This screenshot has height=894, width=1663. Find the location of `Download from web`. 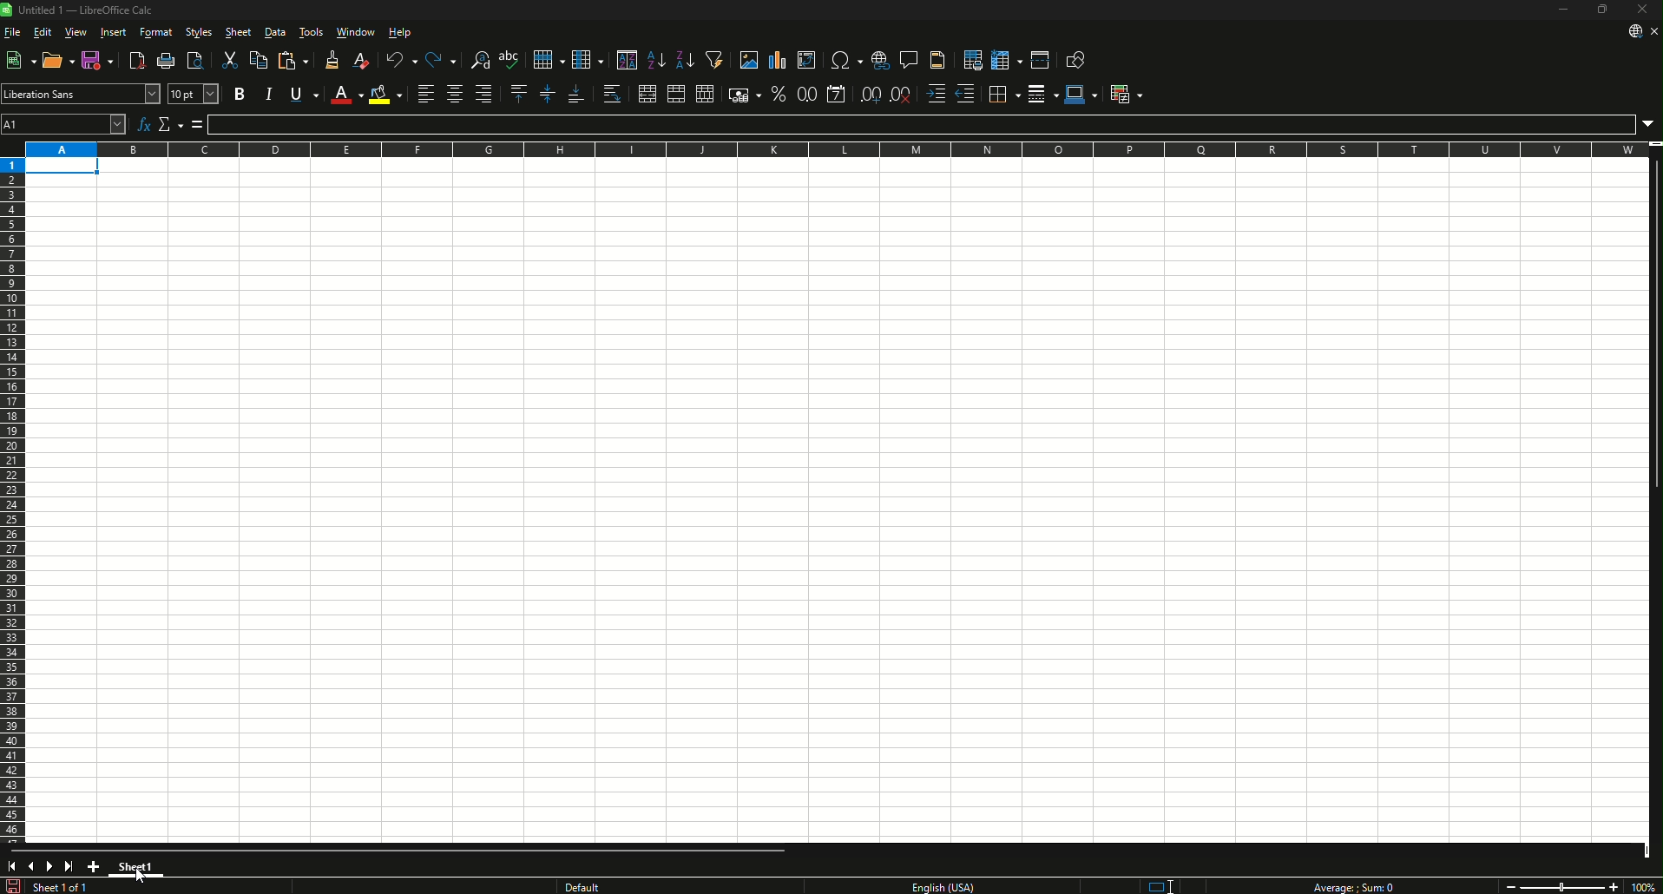

Download from web is located at coordinates (1634, 31).